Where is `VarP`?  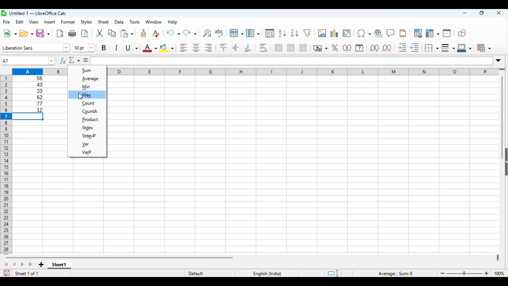 VarP is located at coordinates (88, 152).